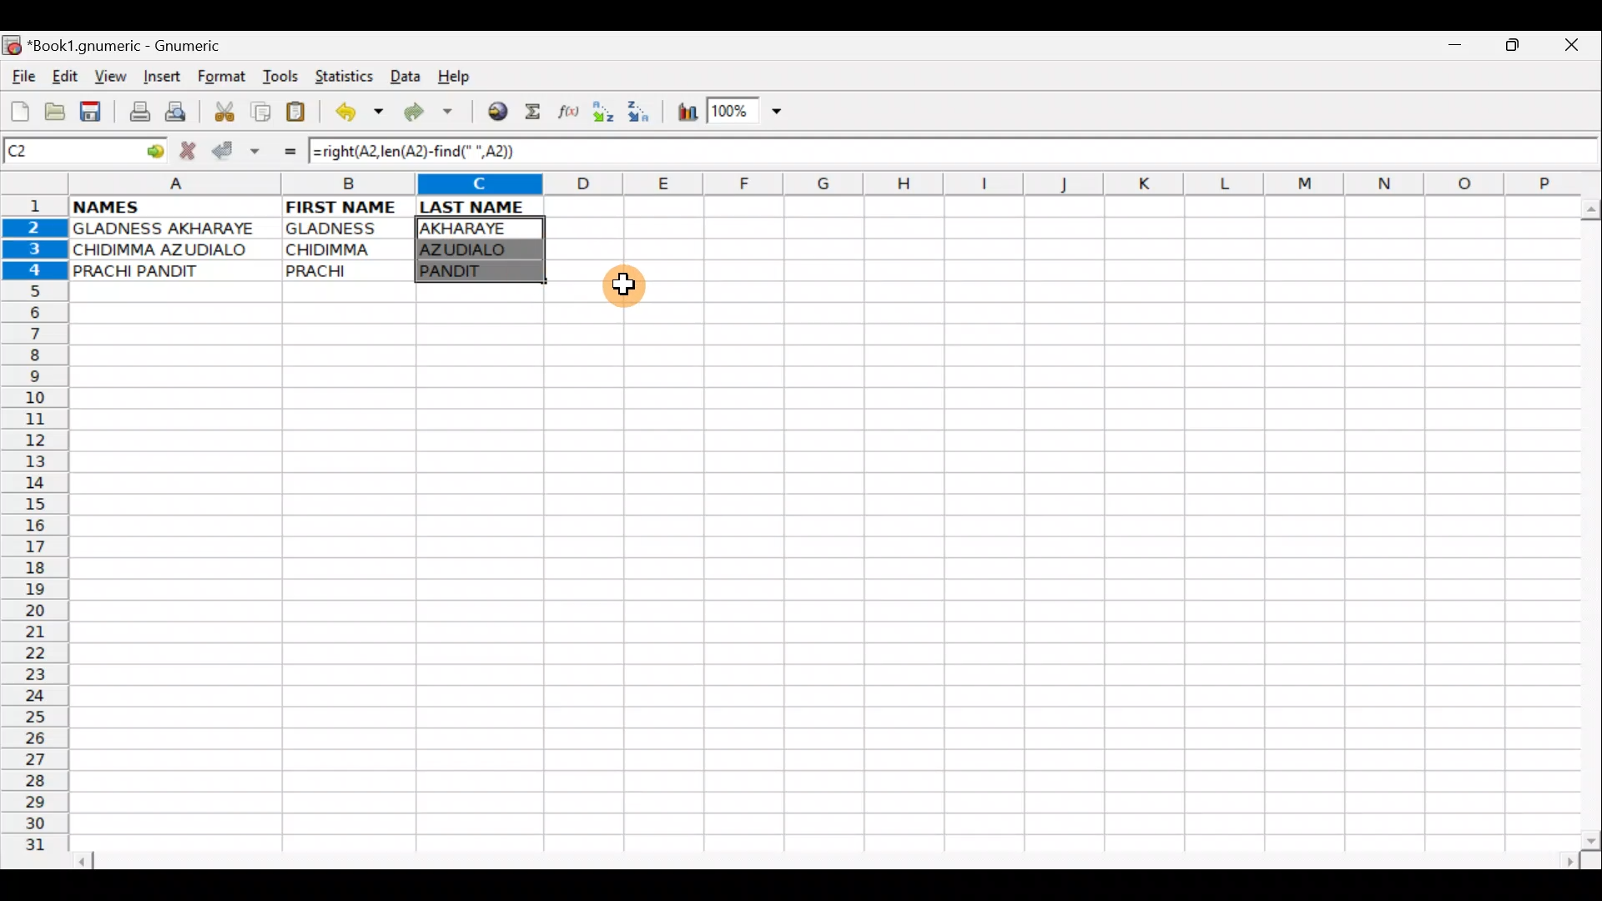 This screenshot has height=901, width=1602. I want to click on LAST NAME, so click(481, 207).